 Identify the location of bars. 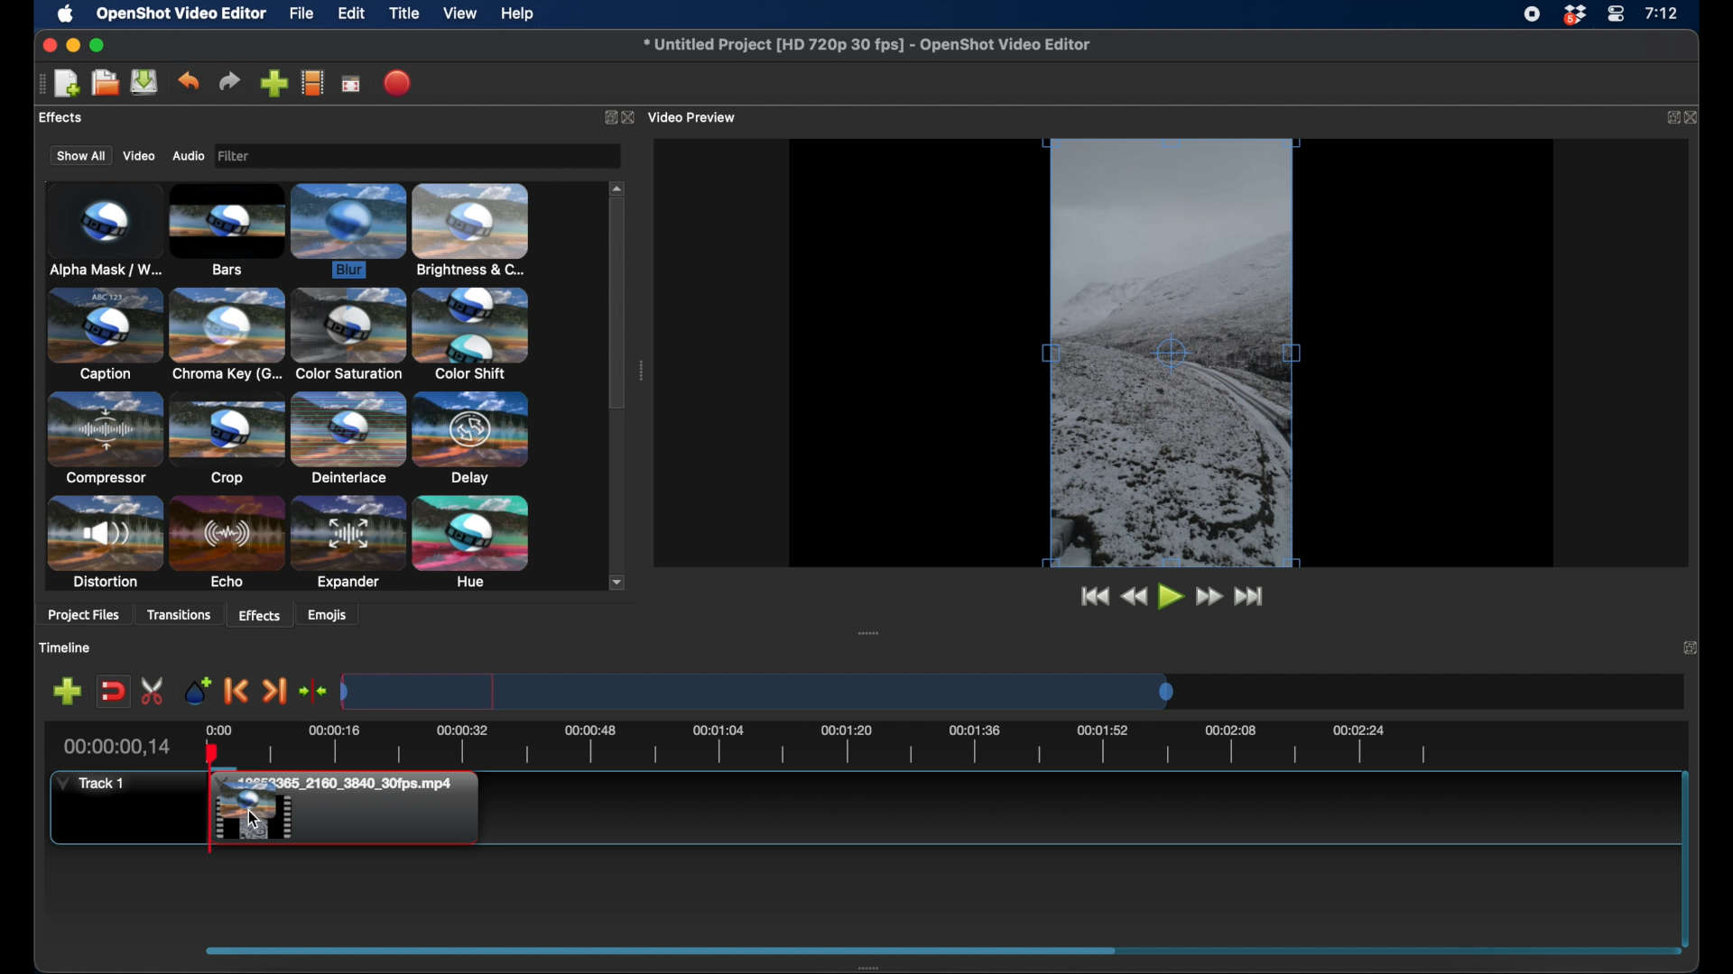
(227, 231).